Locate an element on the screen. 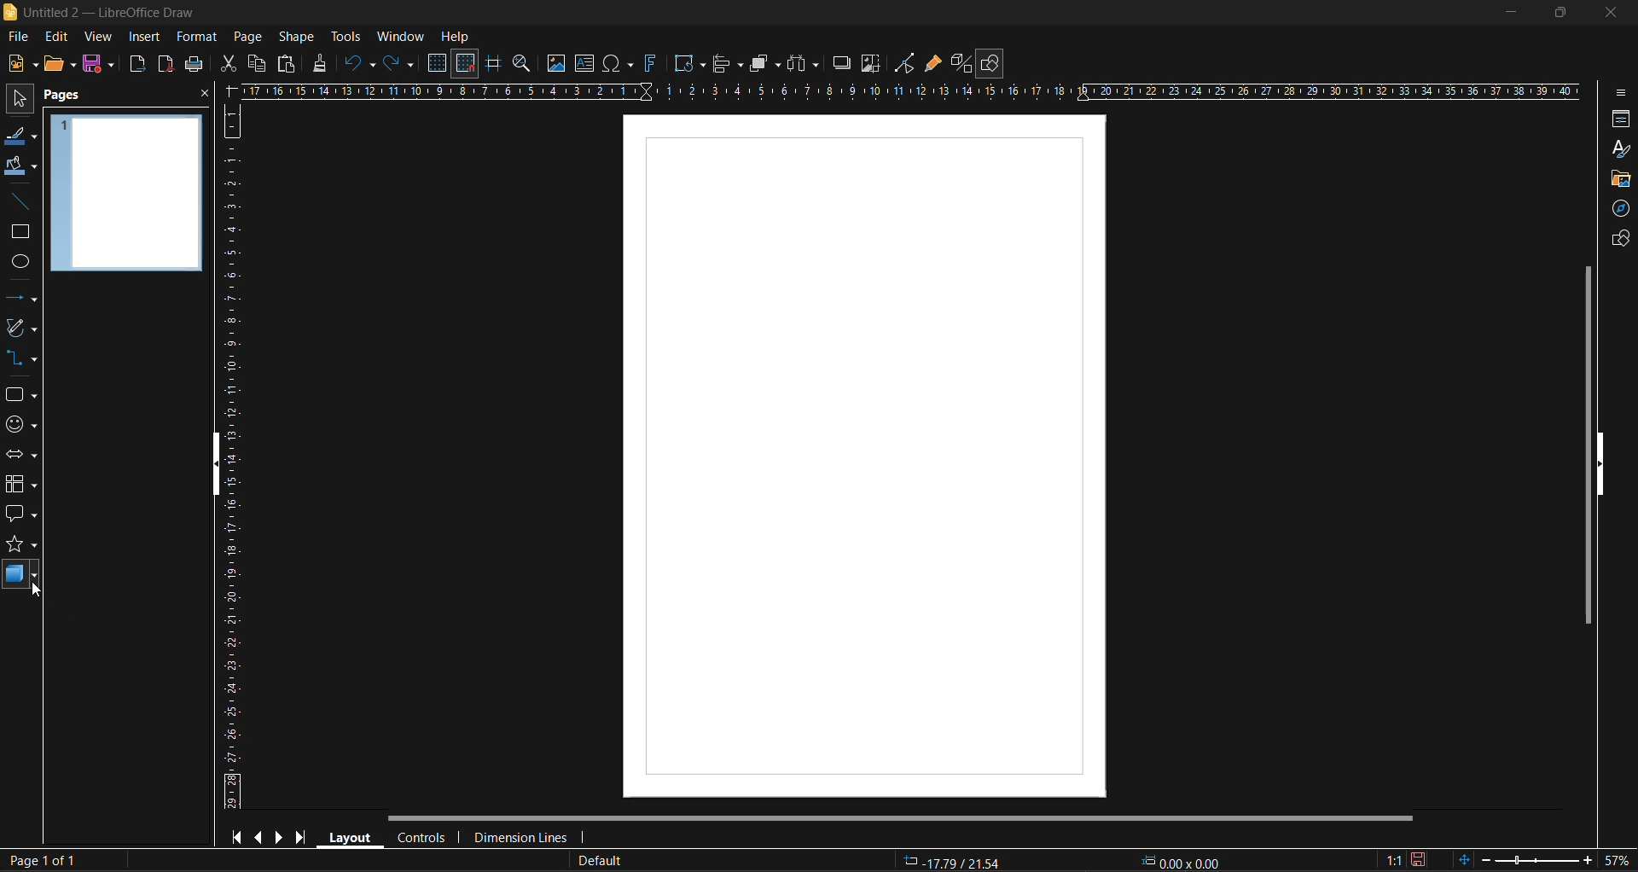 Image resolution: width=1638 pixels, height=872 pixels. select is located at coordinates (15, 102).